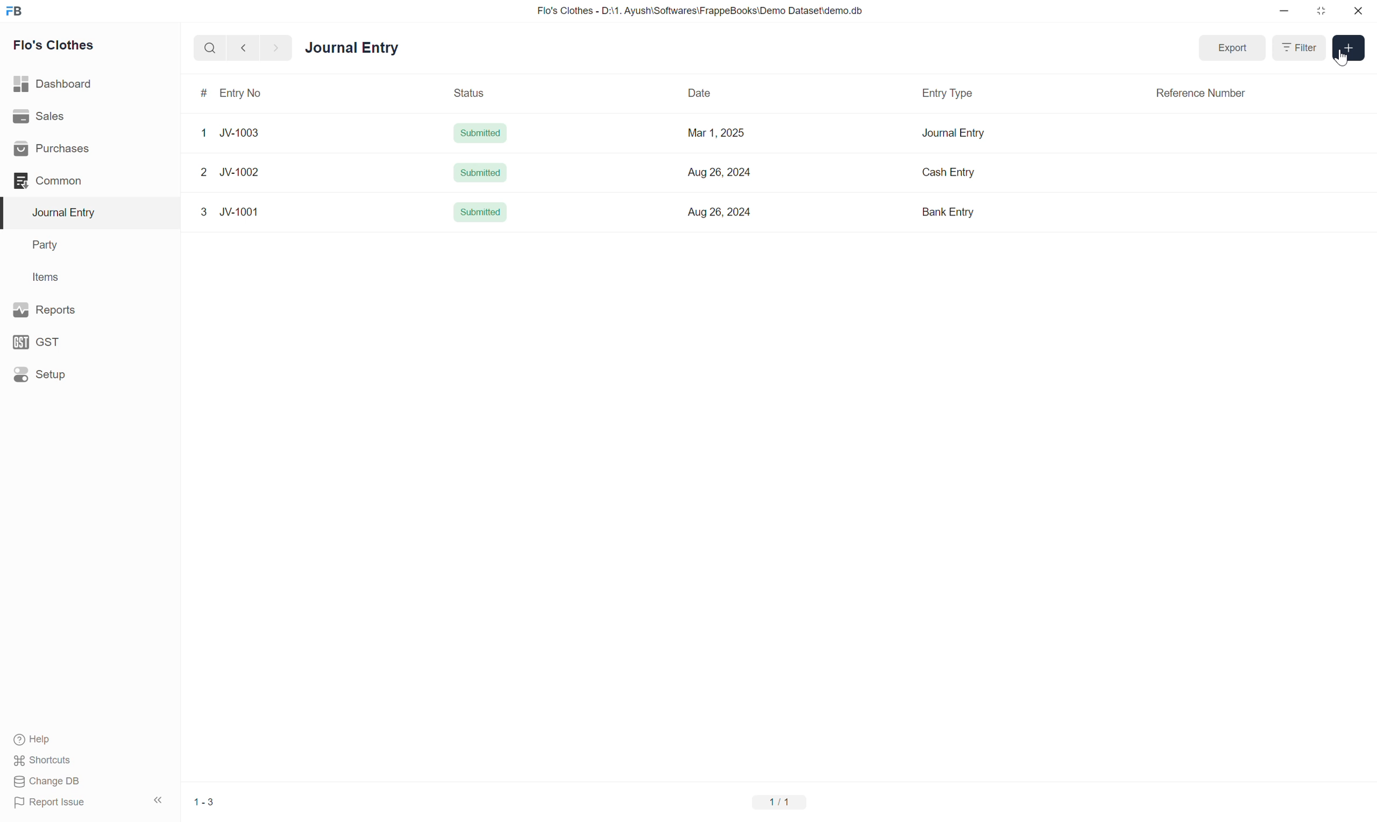 The width and height of the screenshot is (1377, 822). Describe the element at coordinates (953, 134) in the screenshot. I see `Journal Entry` at that location.